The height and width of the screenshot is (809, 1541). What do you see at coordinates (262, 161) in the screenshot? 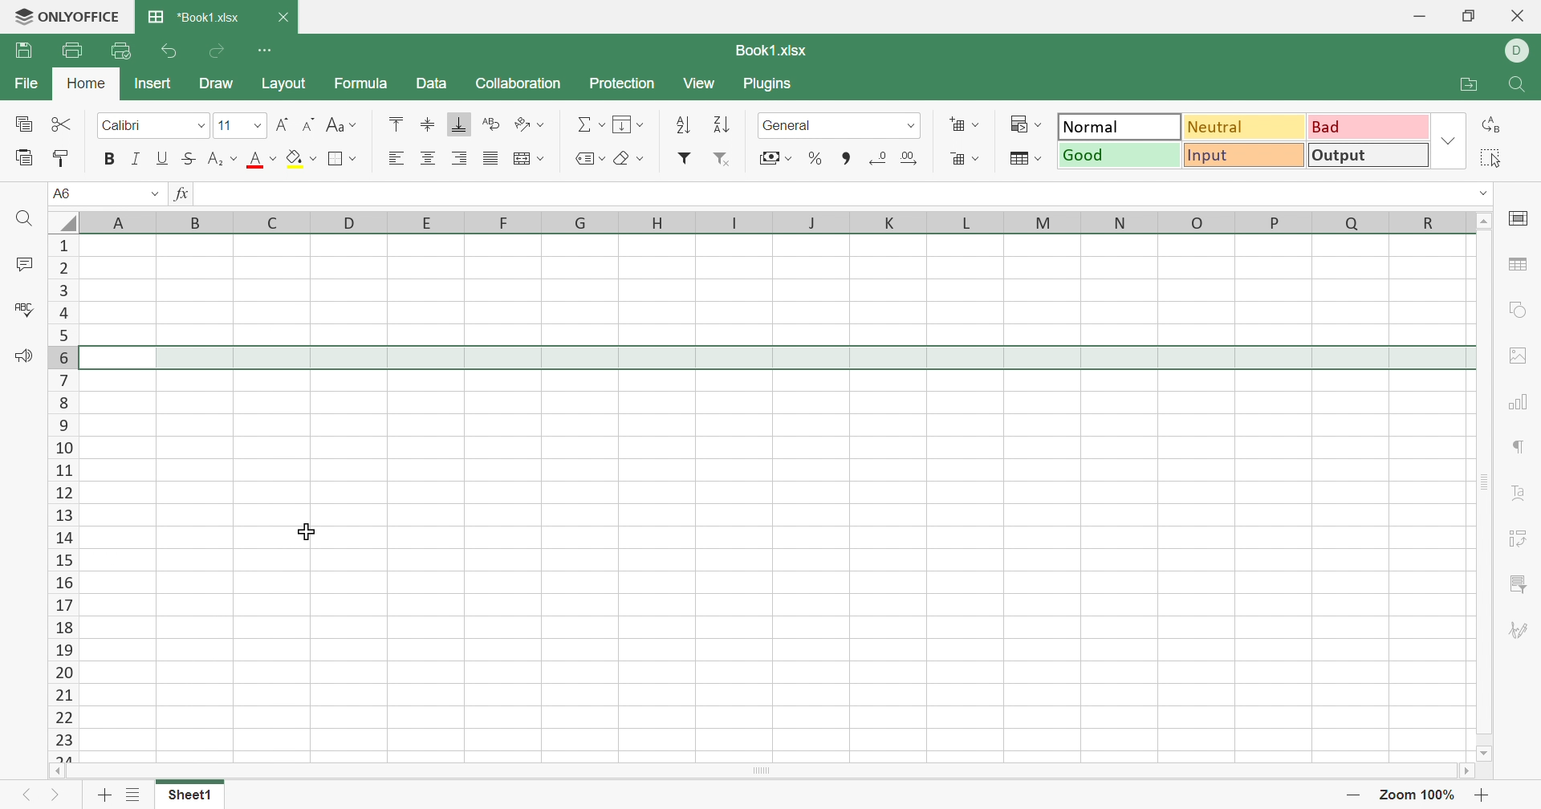
I see `Font color` at bounding box center [262, 161].